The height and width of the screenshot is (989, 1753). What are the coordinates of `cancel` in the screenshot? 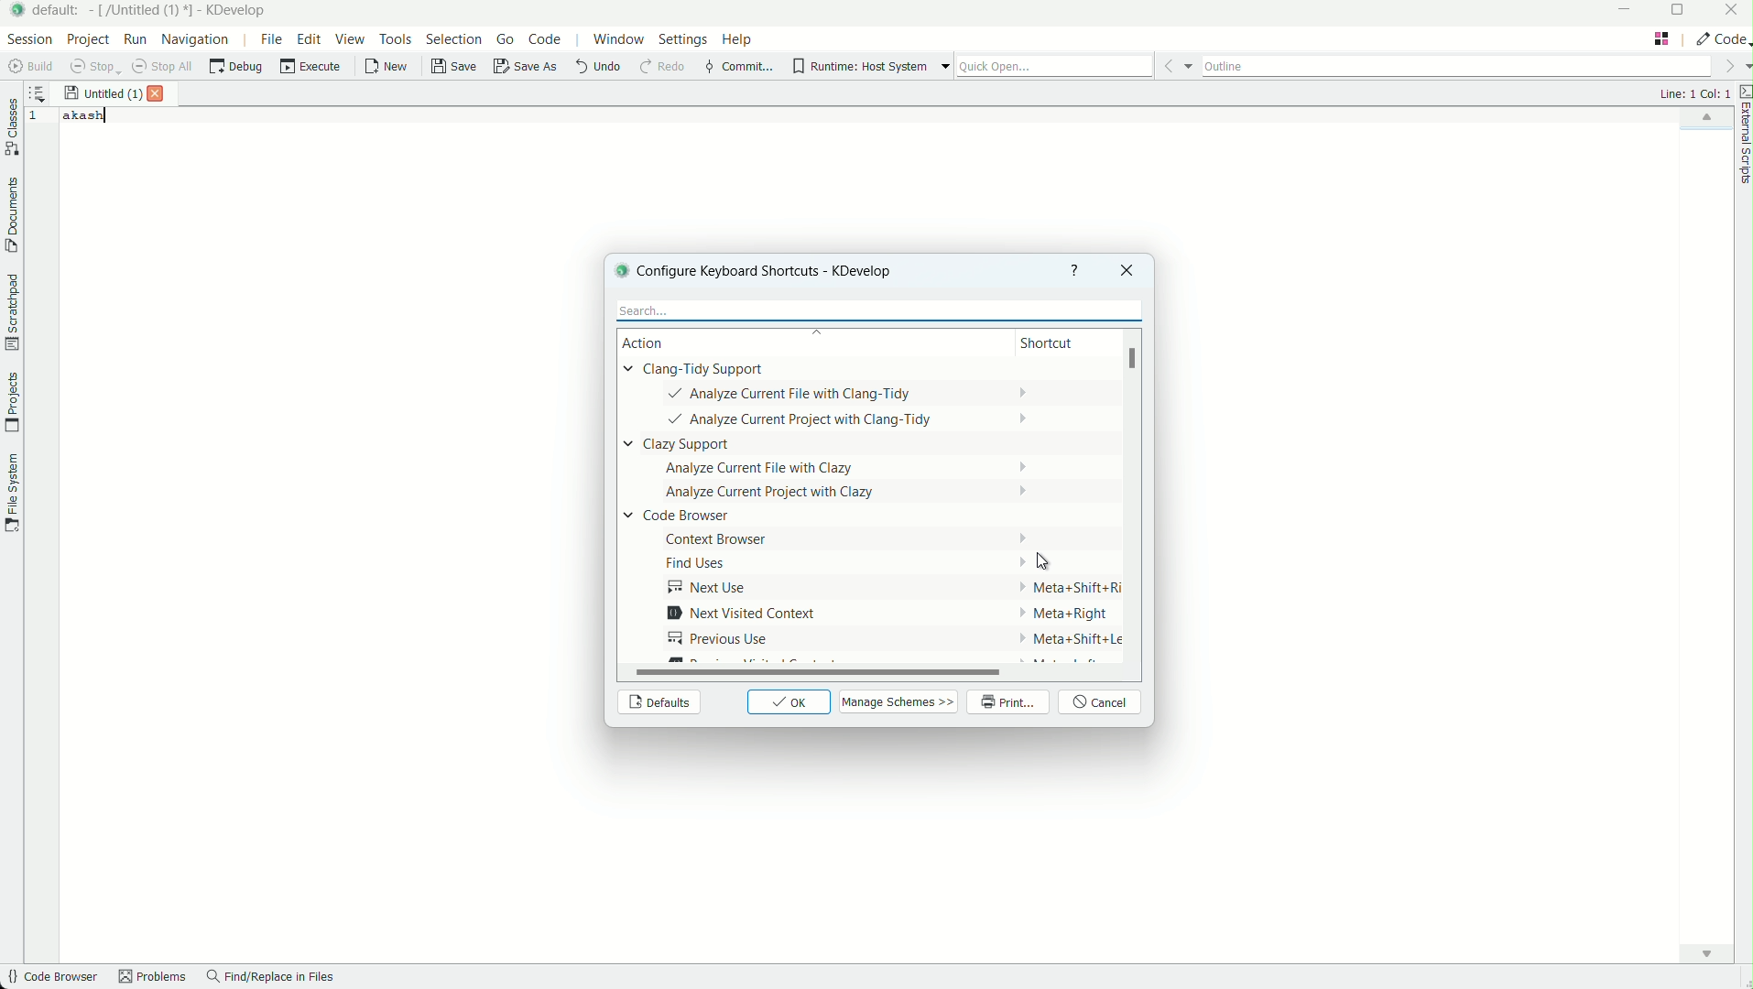 It's located at (1102, 703).